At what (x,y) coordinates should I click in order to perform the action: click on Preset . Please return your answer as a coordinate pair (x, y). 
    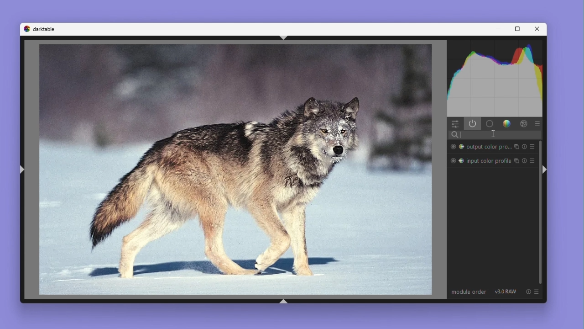
    Looking at the image, I should click on (538, 123).